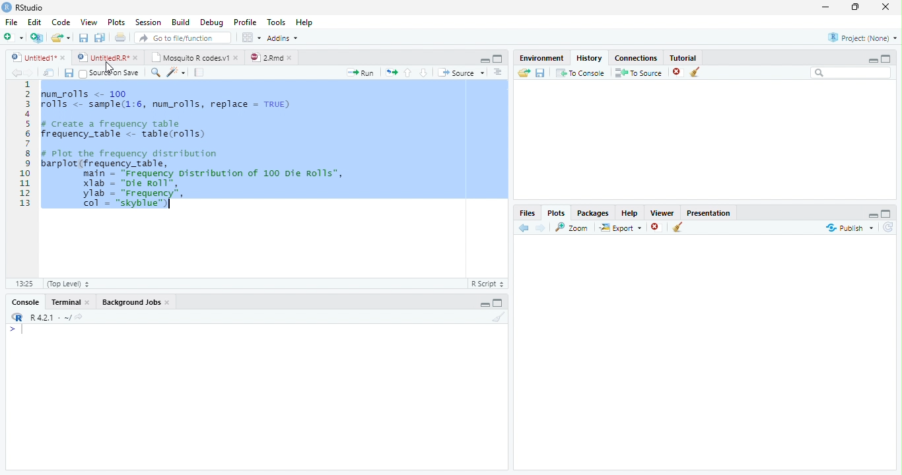 The image size is (902, 475). Describe the element at coordinates (499, 58) in the screenshot. I see `Full Screen` at that location.